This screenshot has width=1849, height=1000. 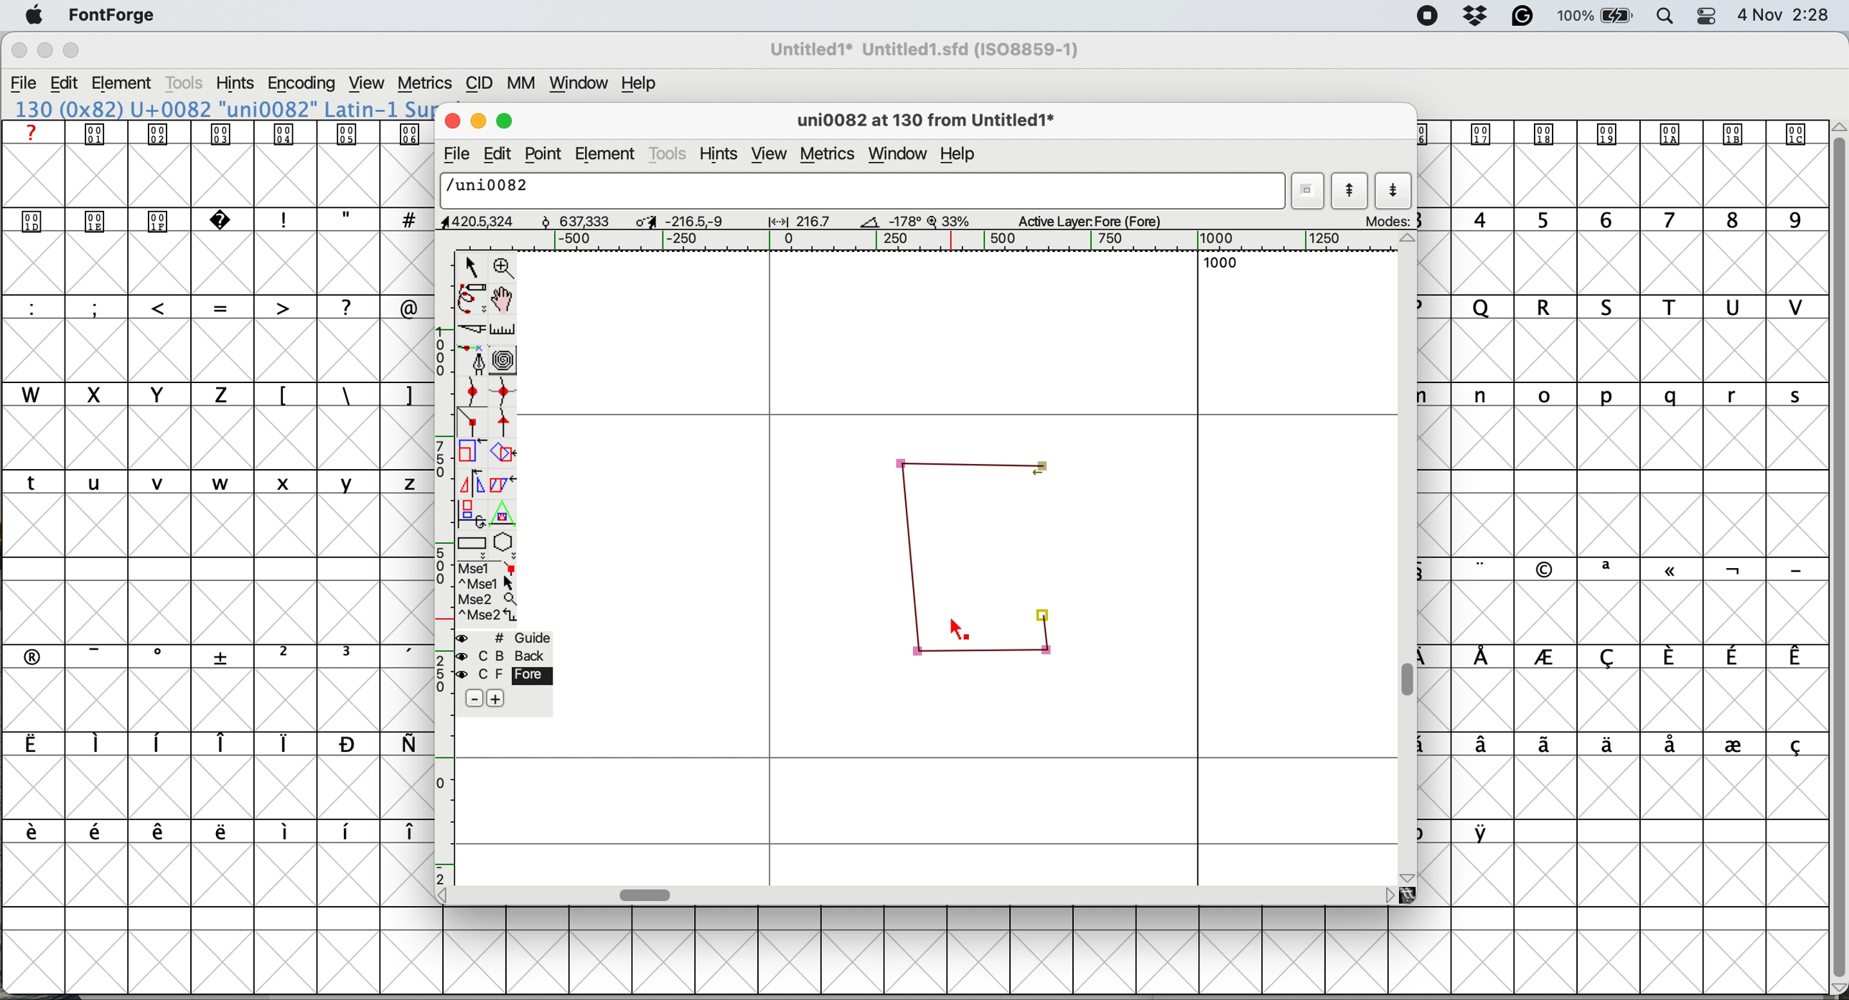 I want to click on stars and polygons, so click(x=505, y=546).